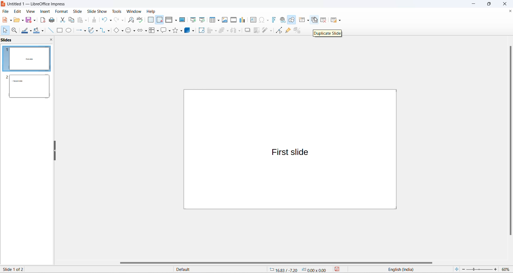 The image size is (513, 273). I want to click on windows, so click(136, 11).